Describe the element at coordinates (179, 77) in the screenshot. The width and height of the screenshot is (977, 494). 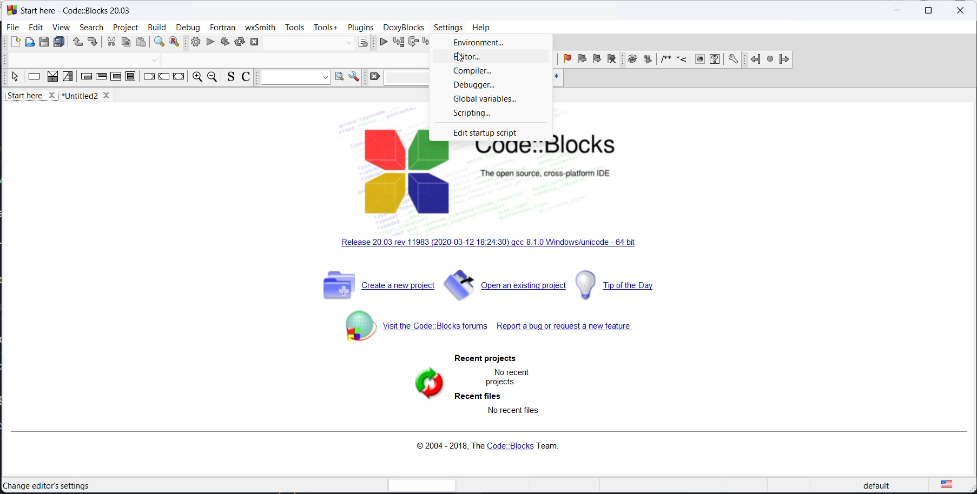
I see `return instruction` at that location.